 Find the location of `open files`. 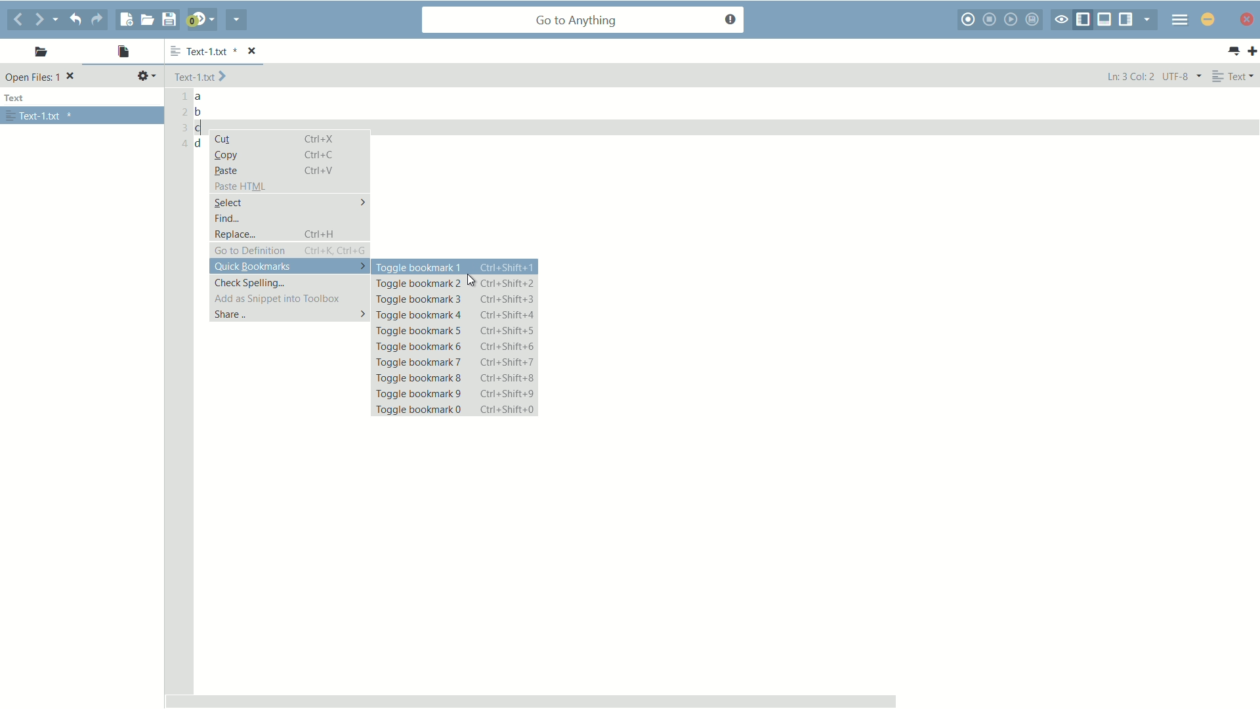

open files is located at coordinates (123, 52).